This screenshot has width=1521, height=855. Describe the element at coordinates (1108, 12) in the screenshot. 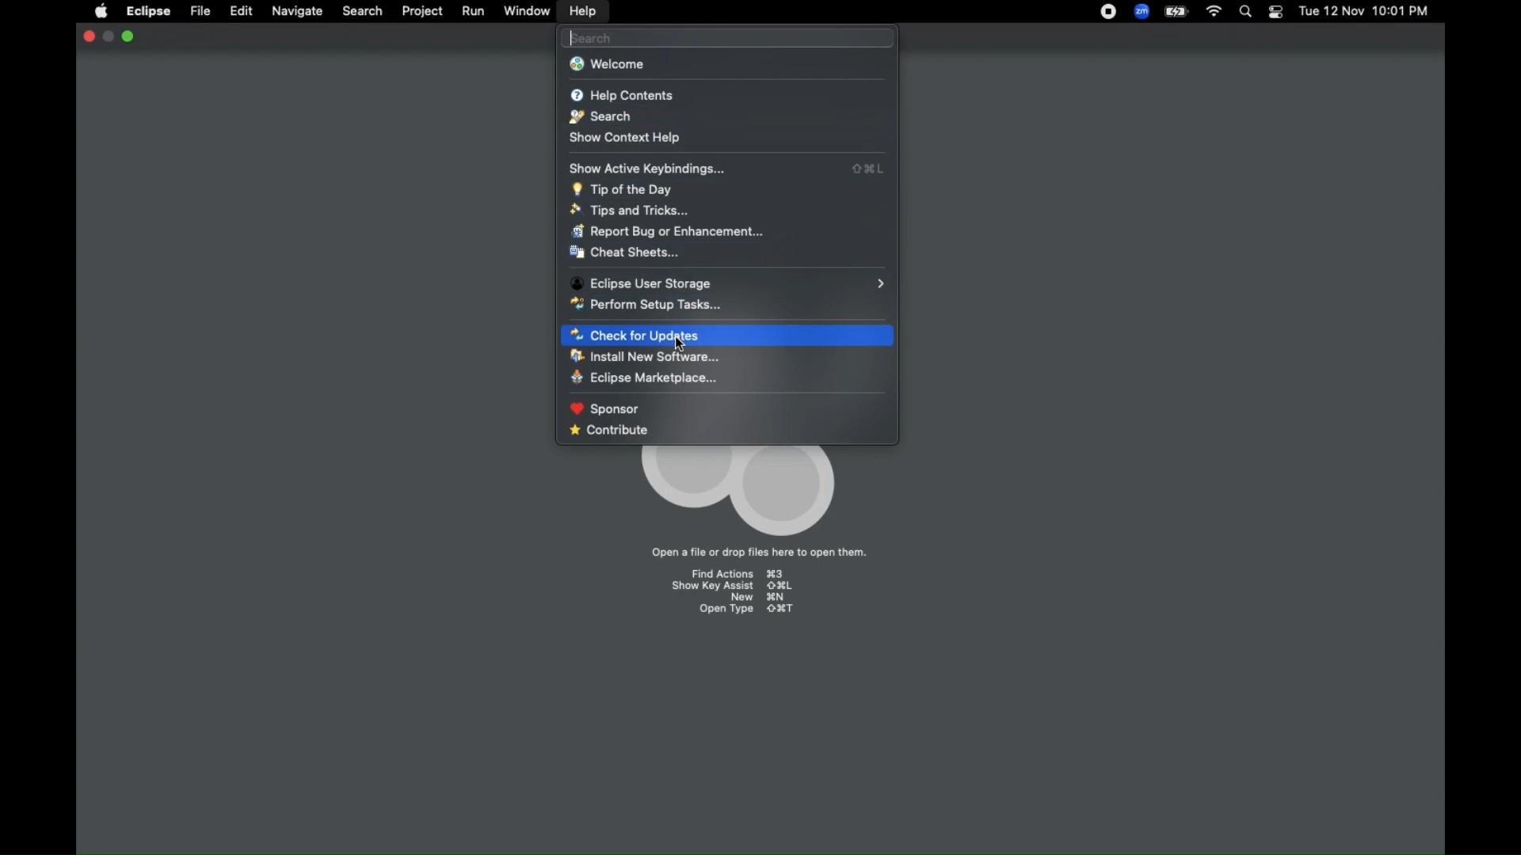

I see `Recording` at that location.